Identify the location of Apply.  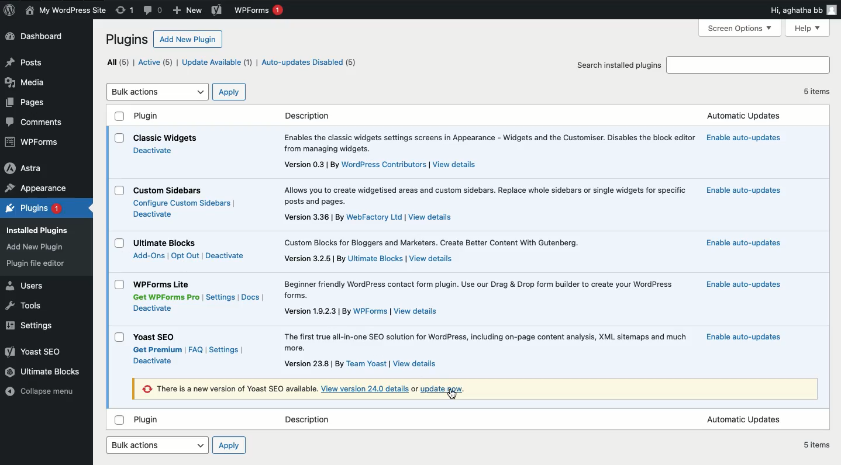
(230, 92).